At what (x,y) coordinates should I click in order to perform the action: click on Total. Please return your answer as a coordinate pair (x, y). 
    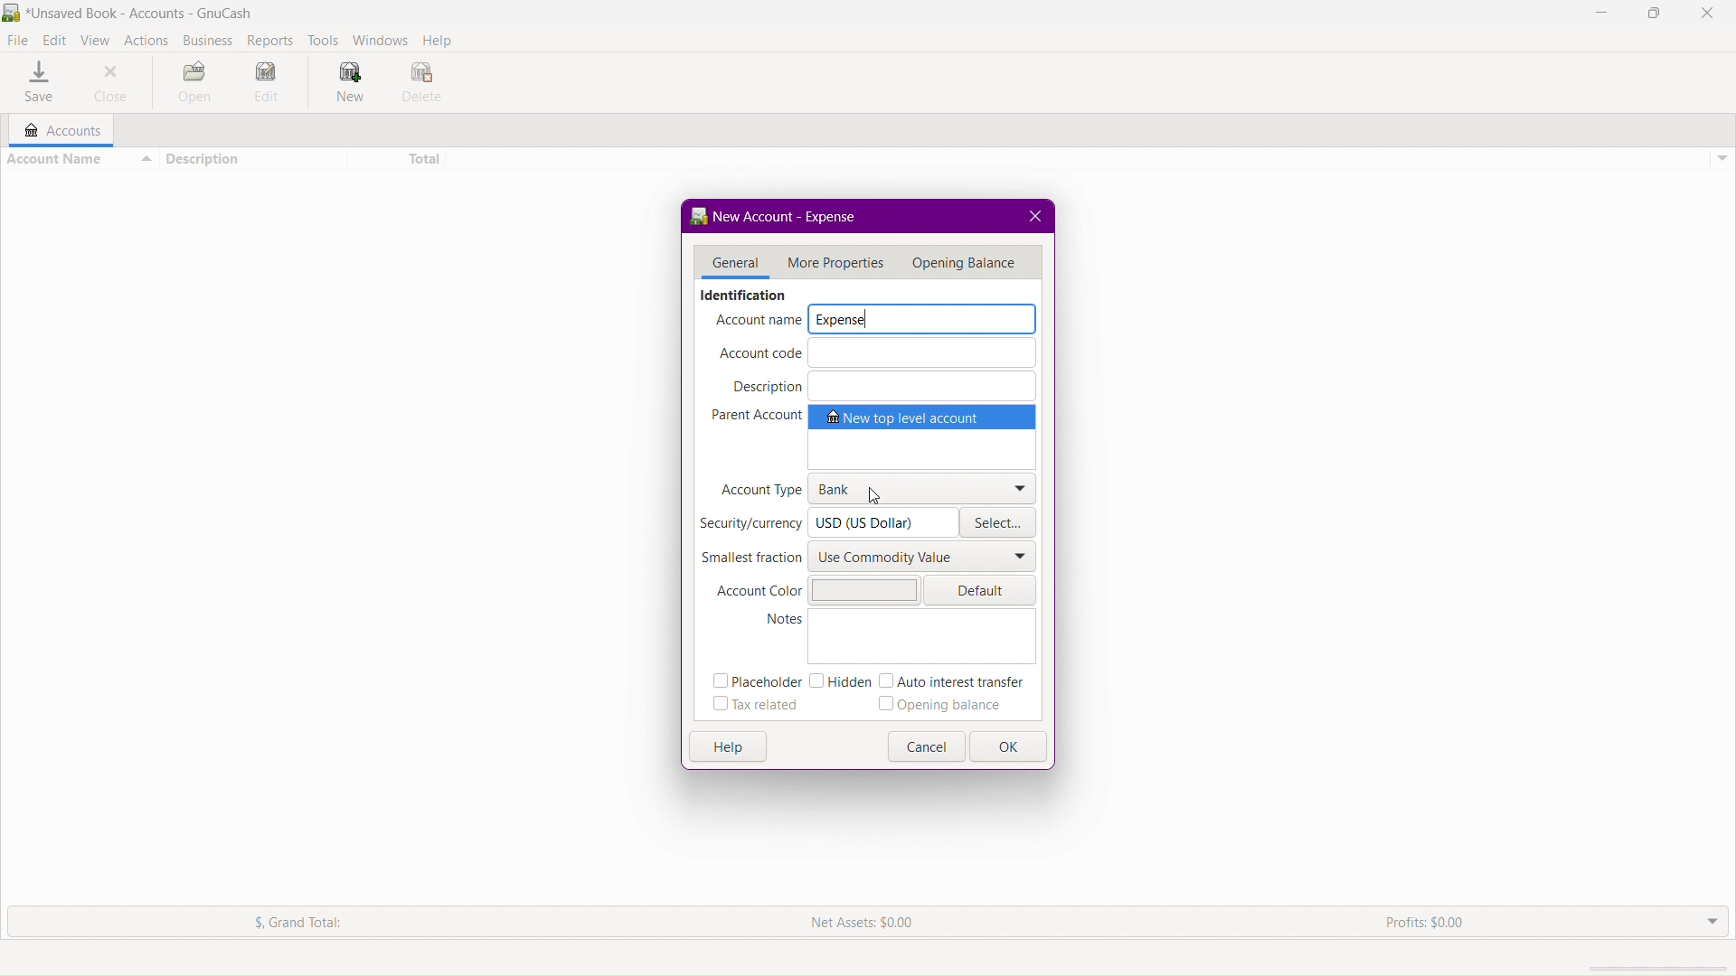
    Looking at the image, I should click on (399, 160).